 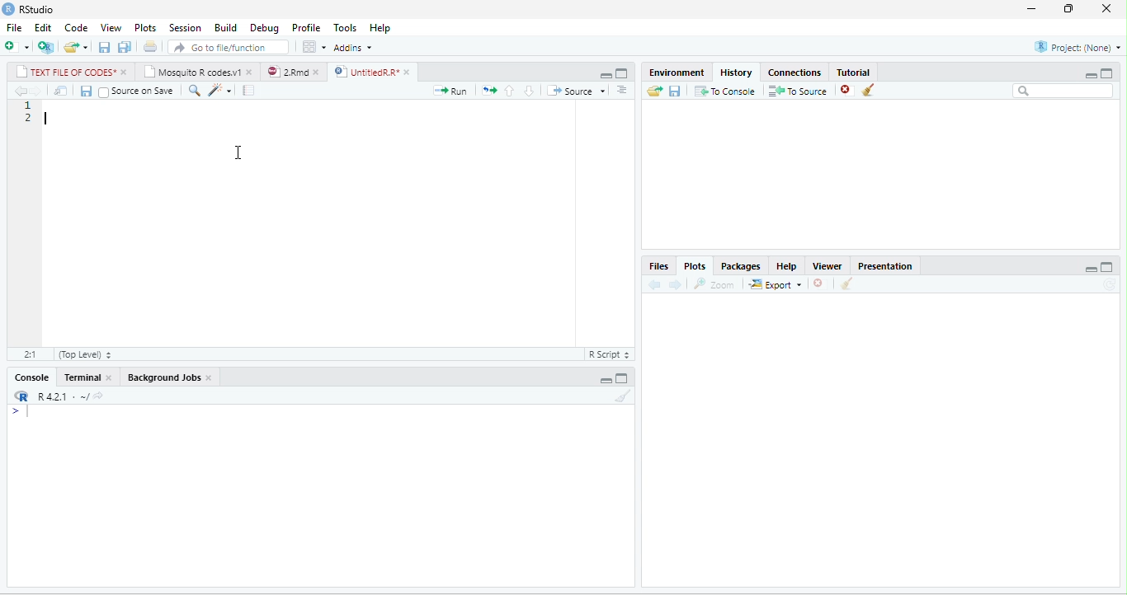 What do you see at coordinates (1106, 73) in the screenshot?
I see `maximize` at bounding box center [1106, 73].